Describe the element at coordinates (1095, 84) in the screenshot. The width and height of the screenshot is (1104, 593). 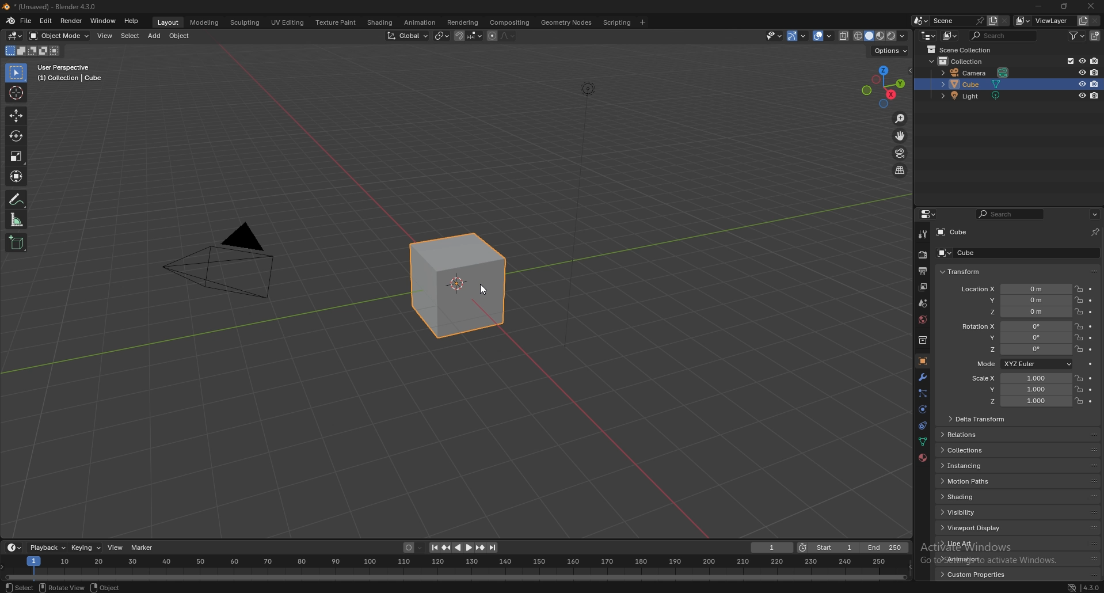
I see `disable in renders` at that location.